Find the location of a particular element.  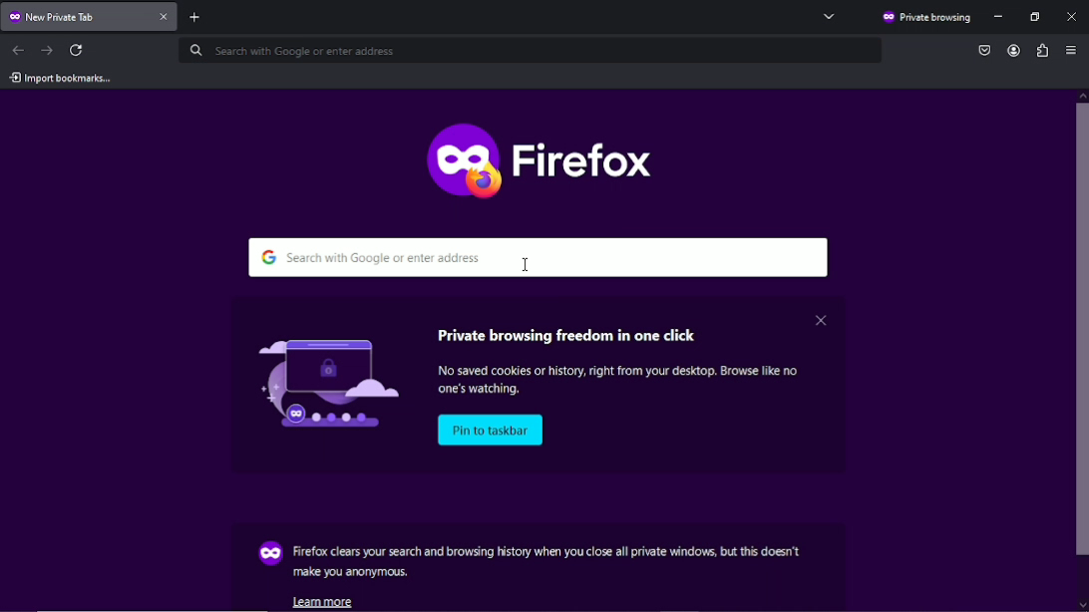

firefox is located at coordinates (543, 156).